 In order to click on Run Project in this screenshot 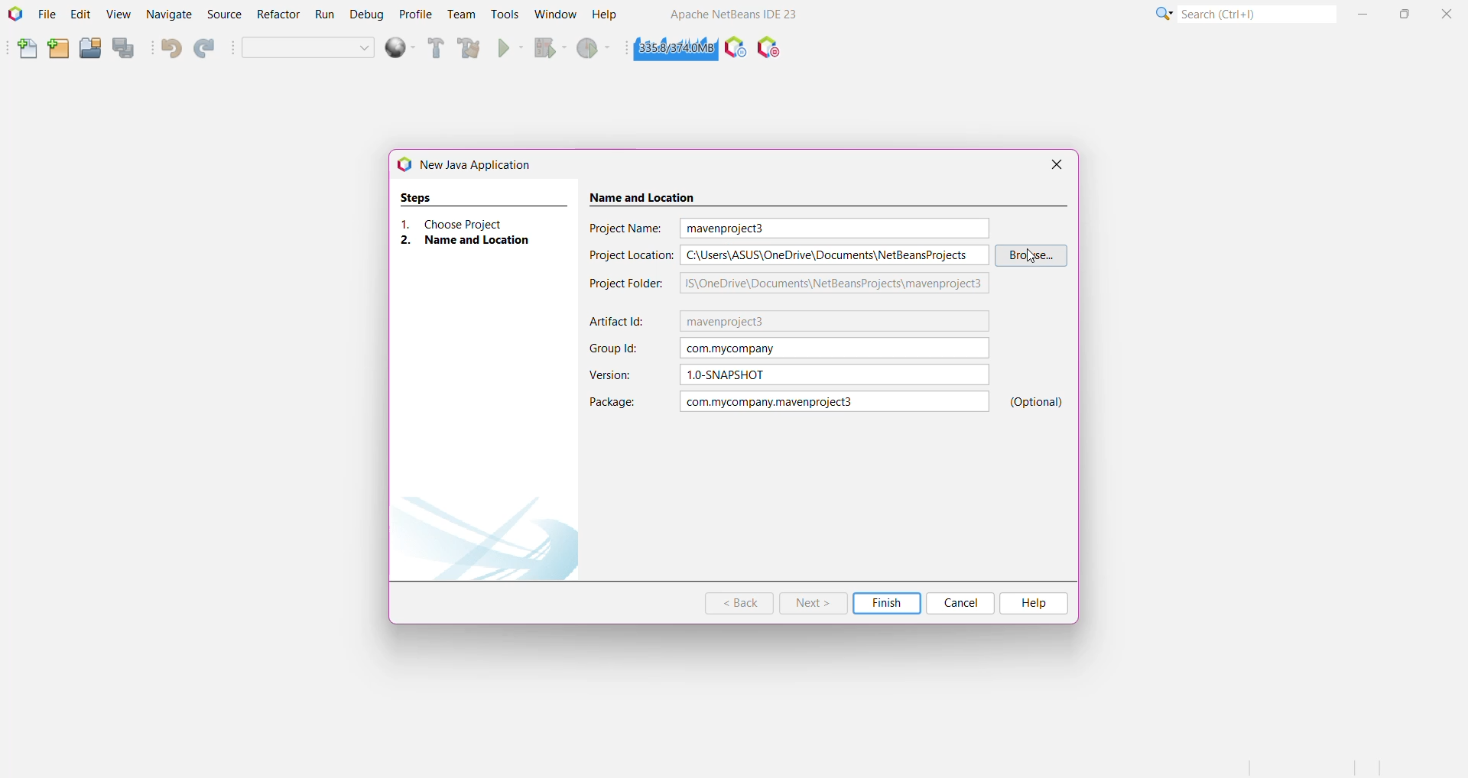, I will do `click(507, 48)`.